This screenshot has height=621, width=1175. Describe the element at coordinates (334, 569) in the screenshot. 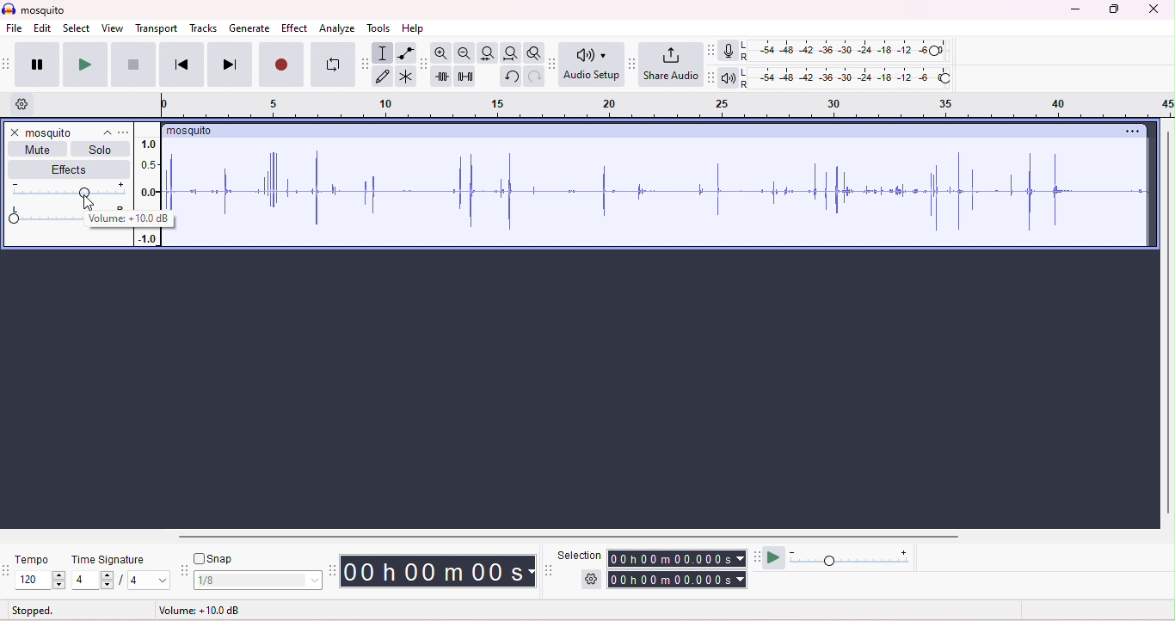

I see `time tool` at that location.